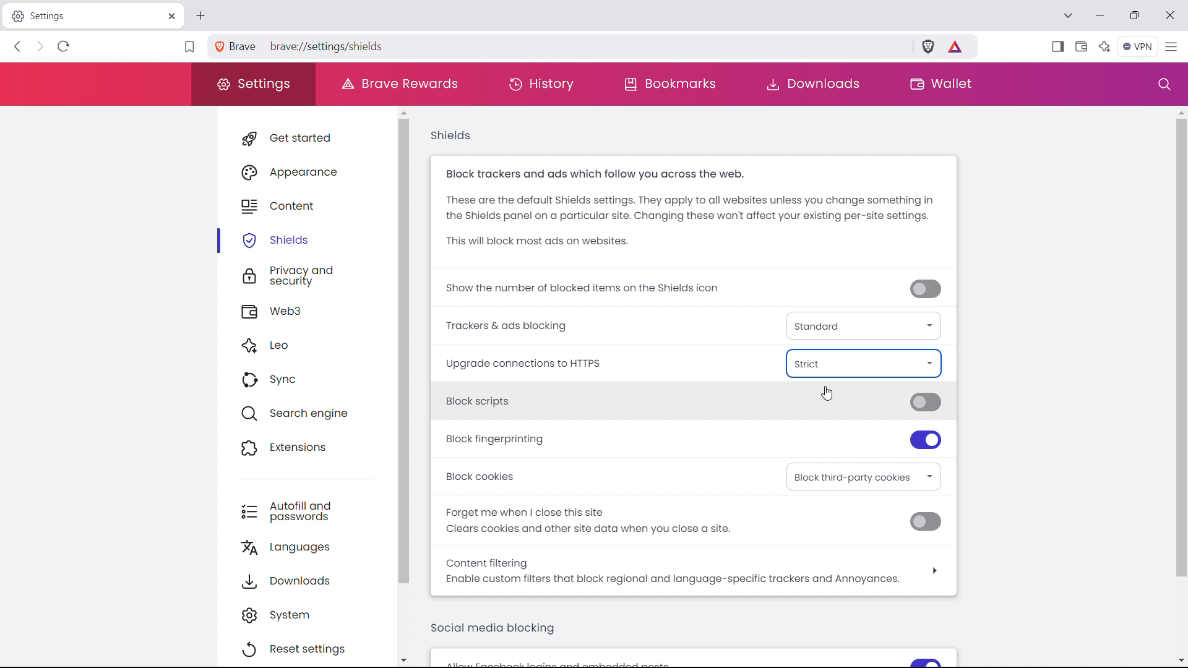 This screenshot has height=668, width=1188. What do you see at coordinates (309, 649) in the screenshot?
I see `reset settings` at bounding box center [309, 649].